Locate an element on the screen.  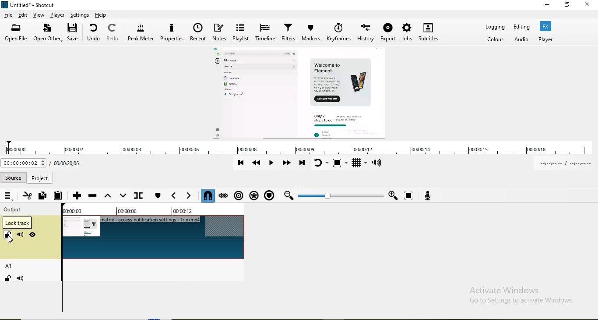
Zoom slider is located at coordinates (341, 196).